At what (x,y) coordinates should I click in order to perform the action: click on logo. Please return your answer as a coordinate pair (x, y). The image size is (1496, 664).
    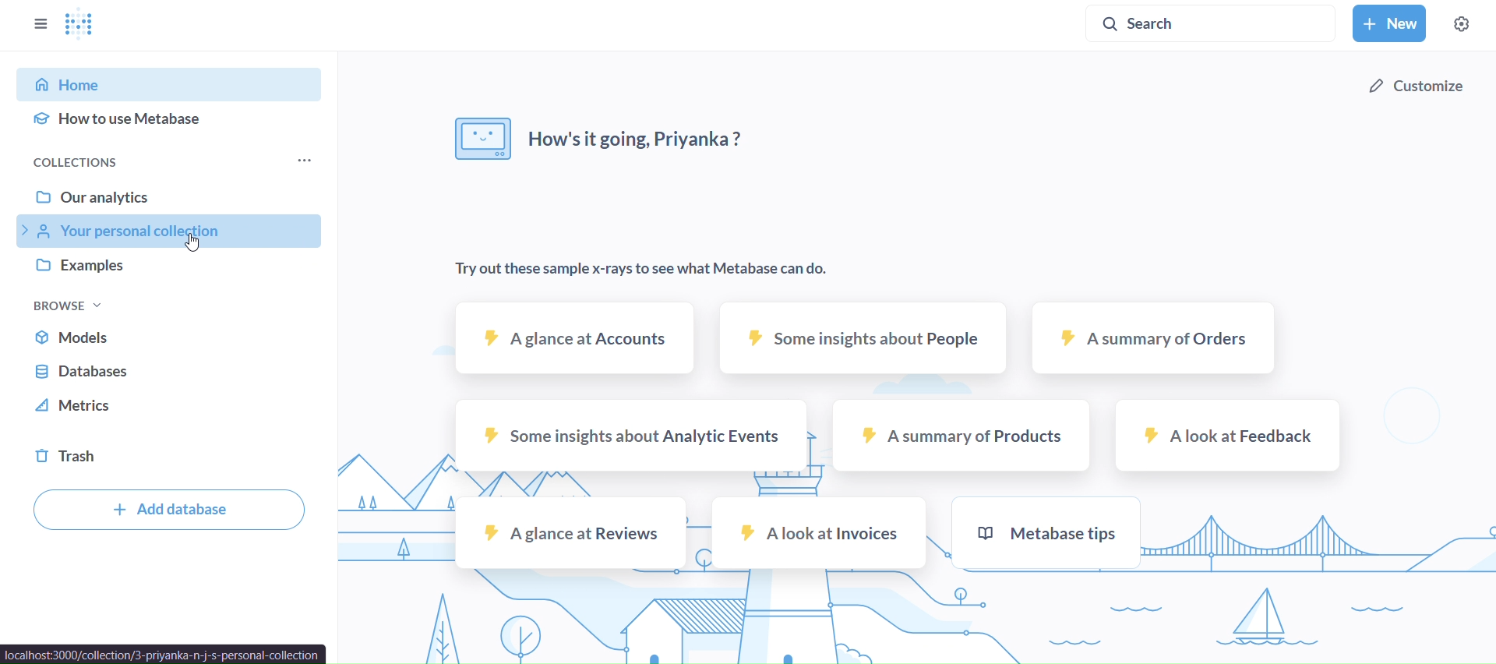
    Looking at the image, I should click on (82, 25).